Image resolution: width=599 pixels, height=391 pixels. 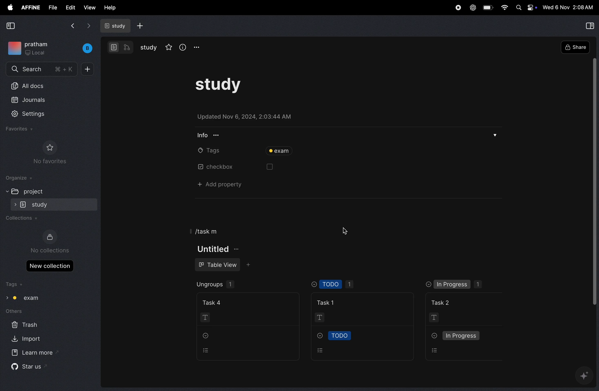 What do you see at coordinates (8, 7) in the screenshot?
I see `apple menu` at bounding box center [8, 7].